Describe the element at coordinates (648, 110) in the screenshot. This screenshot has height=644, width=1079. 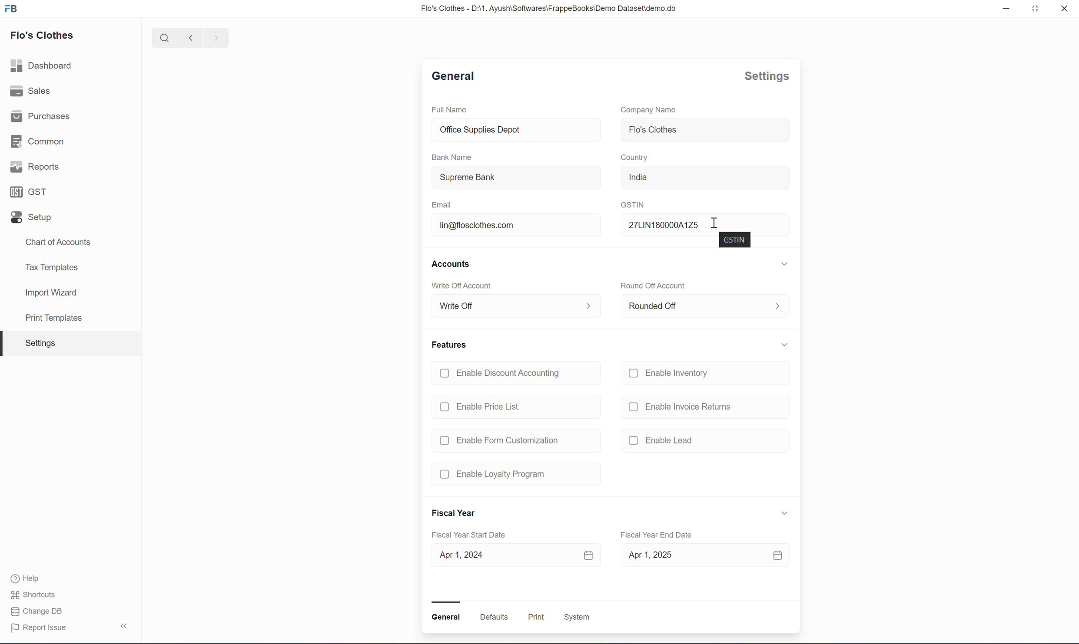
I see `Company Name` at that location.